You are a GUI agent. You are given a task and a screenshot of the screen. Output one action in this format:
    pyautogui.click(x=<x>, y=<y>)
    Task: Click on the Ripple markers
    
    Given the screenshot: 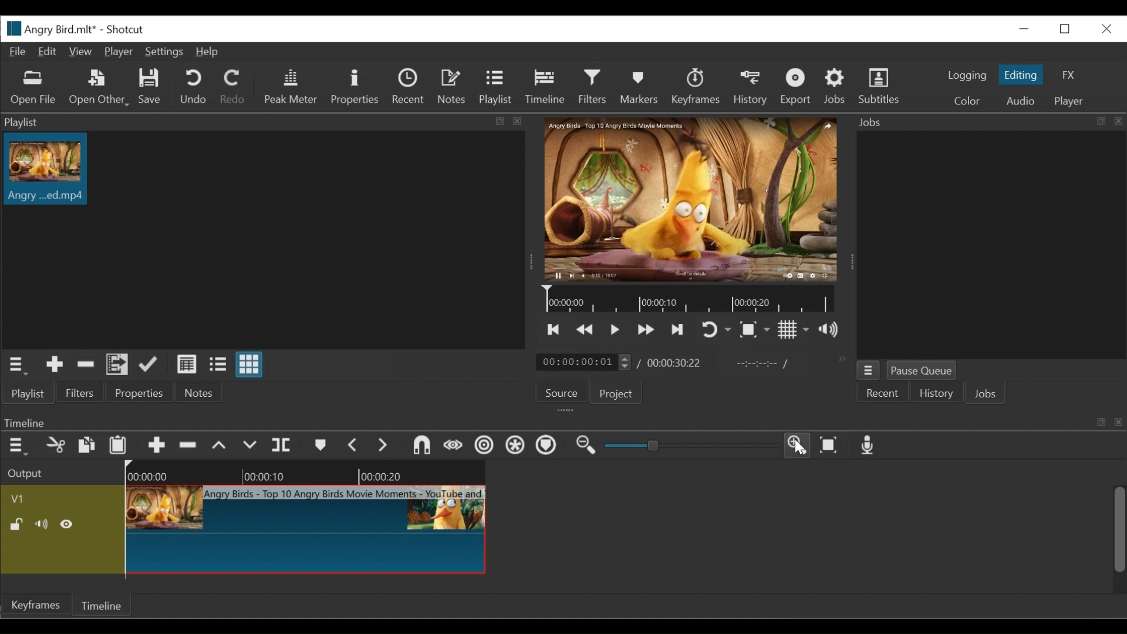 What is the action you would take?
    pyautogui.click(x=549, y=446)
    